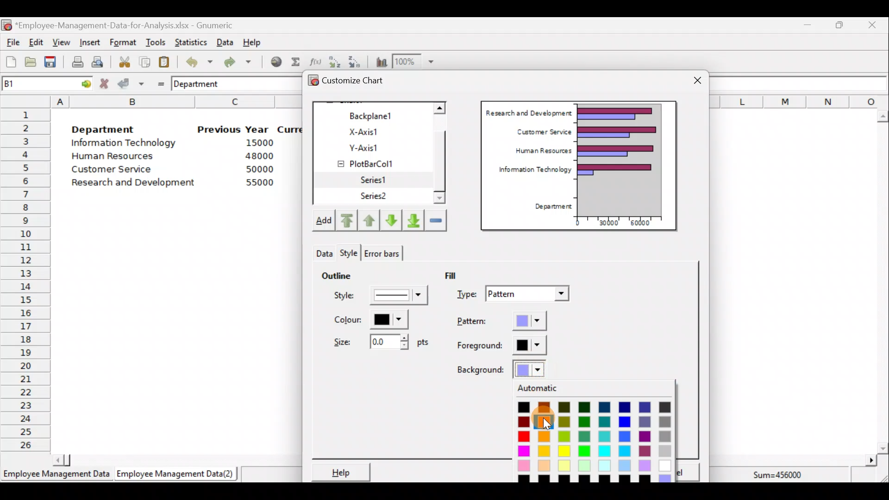 This screenshot has height=500, width=889. I want to click on Fill, so click(457, 275).